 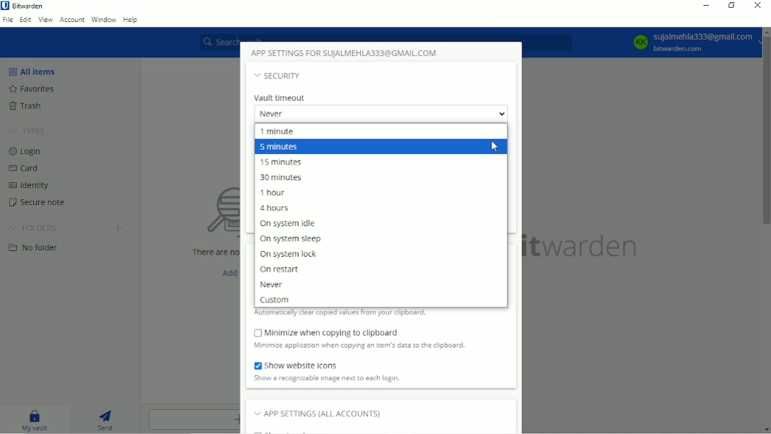 What do you see at coordinates (7, 21) in the screenshot?
I see `File` at bounding box center [7, 21].